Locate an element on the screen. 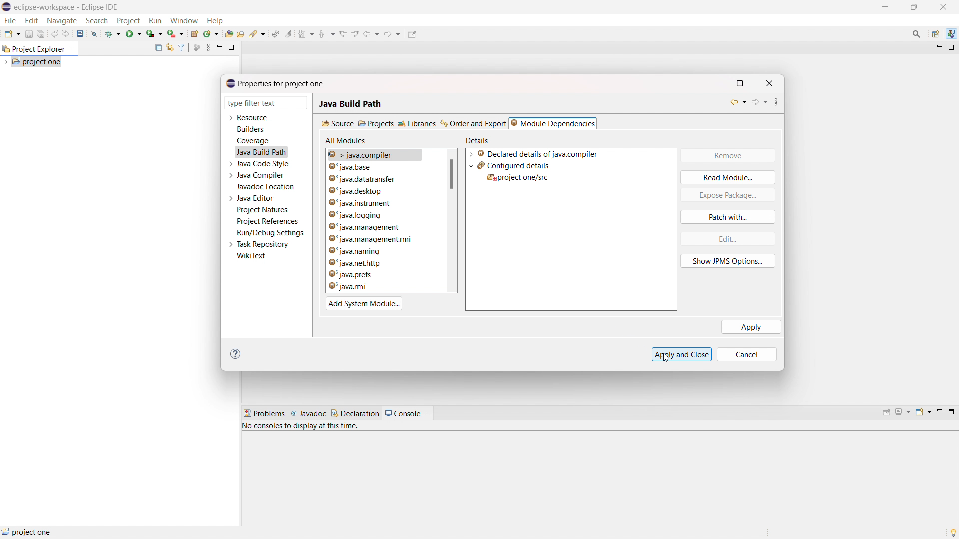 The height and width of the screenshot is (539, 959). libraries is located at coordinates (418, 123).